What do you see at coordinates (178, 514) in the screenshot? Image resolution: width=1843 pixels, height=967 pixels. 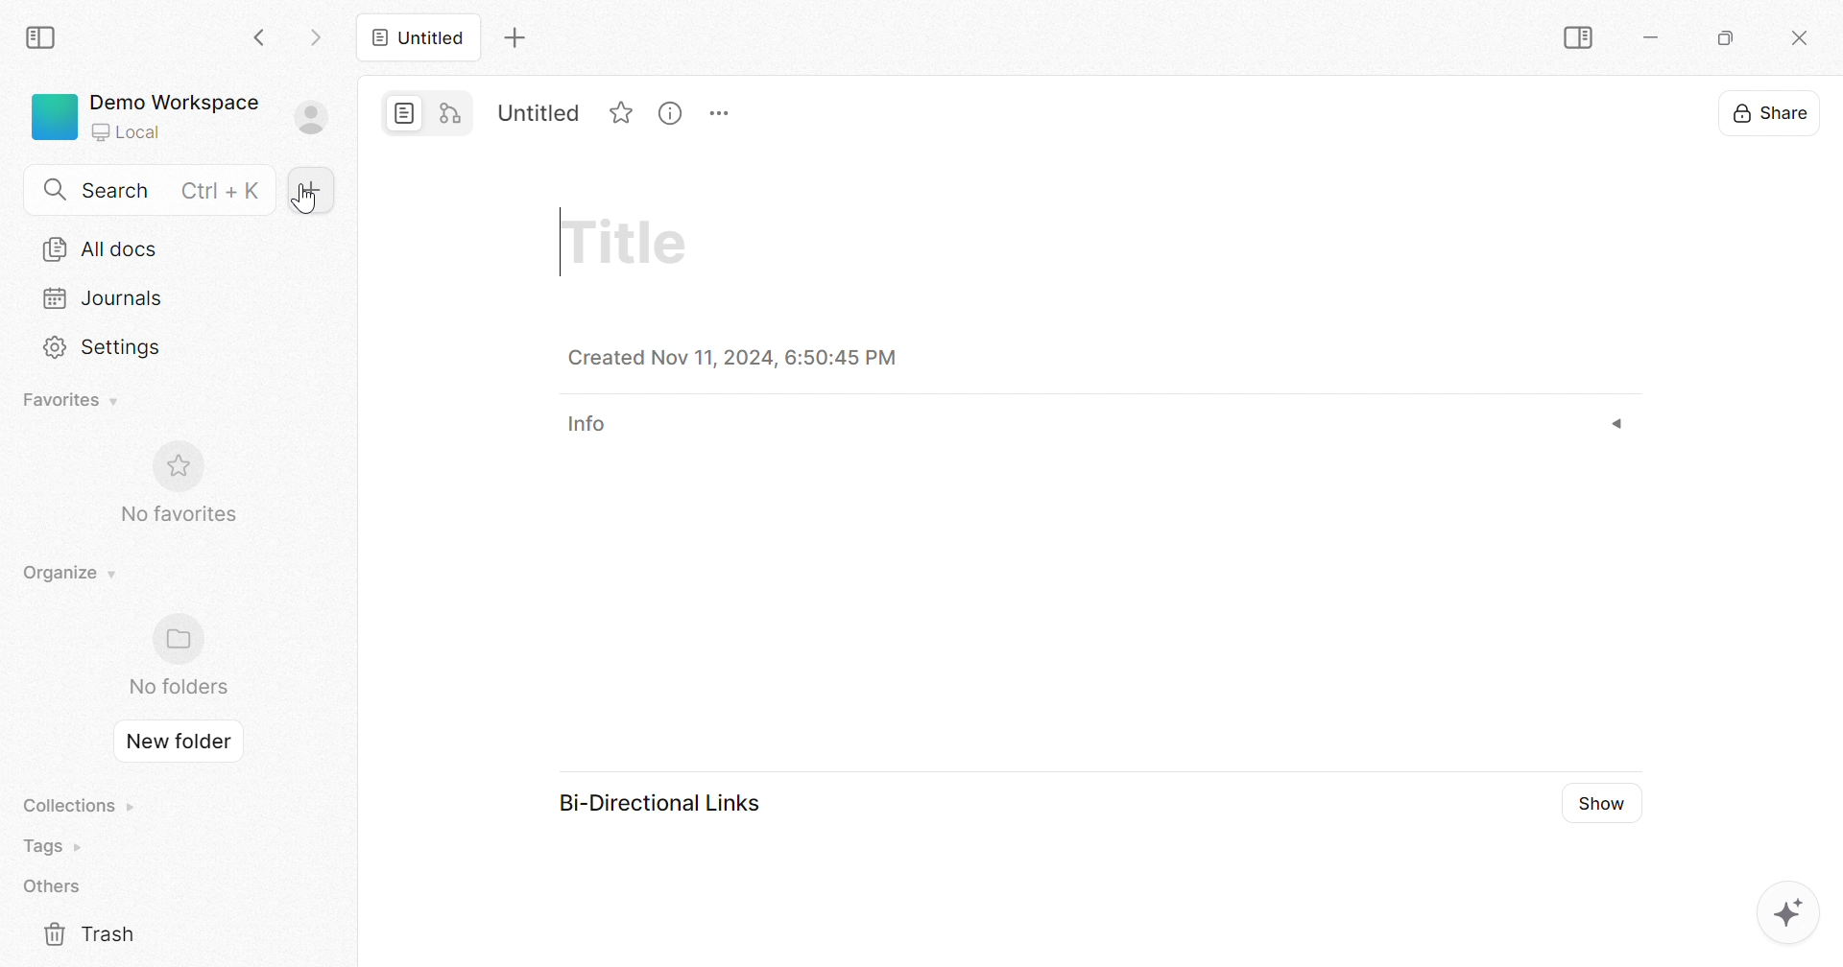 I see `No favorites` at bounding box center [178, 514].